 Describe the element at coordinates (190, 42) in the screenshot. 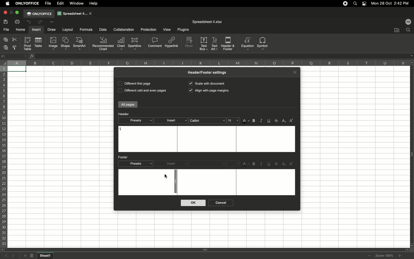

I see `Slicer` at that location.